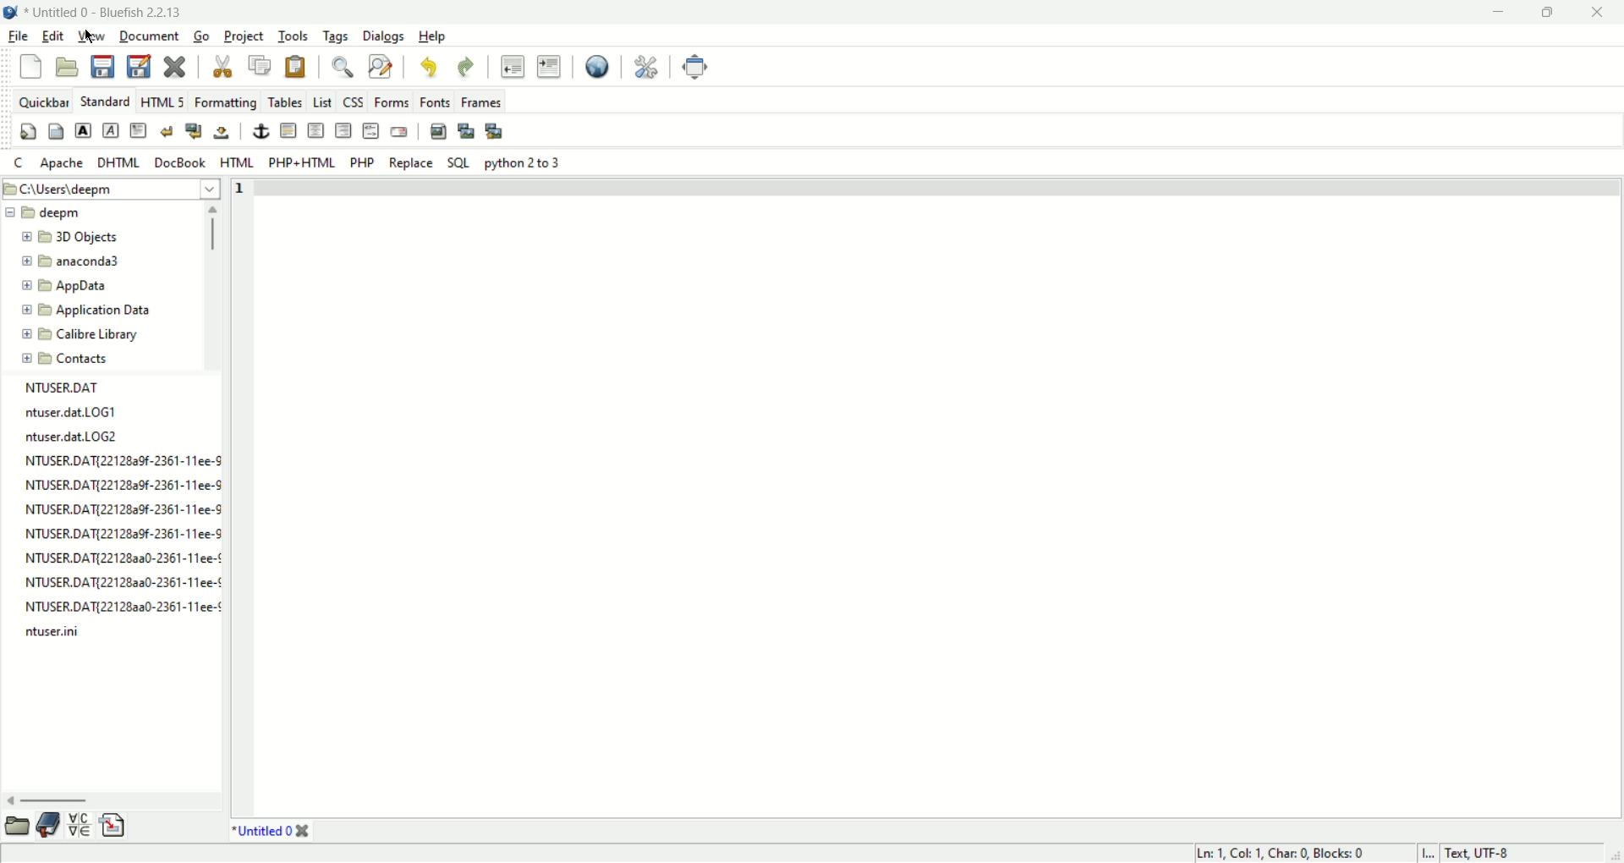 This screenshot has width=1624, height=863. I want to click on document, so click(147, 36).